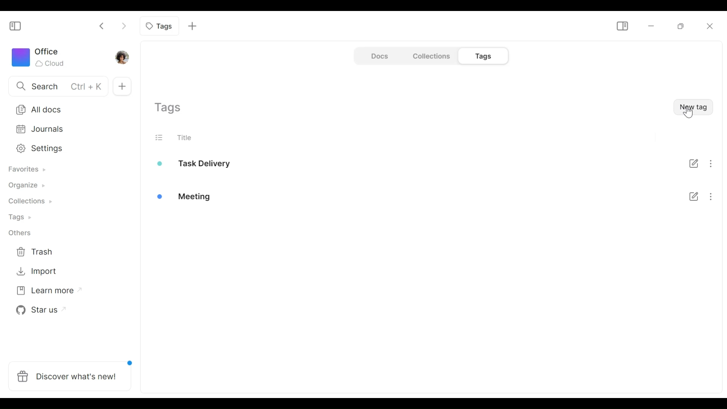 Image resolution: width=727 pixels, height=409 pixels. Describe the element at coordinates (190, 137) in the screenshot. I see `Title` at that location.